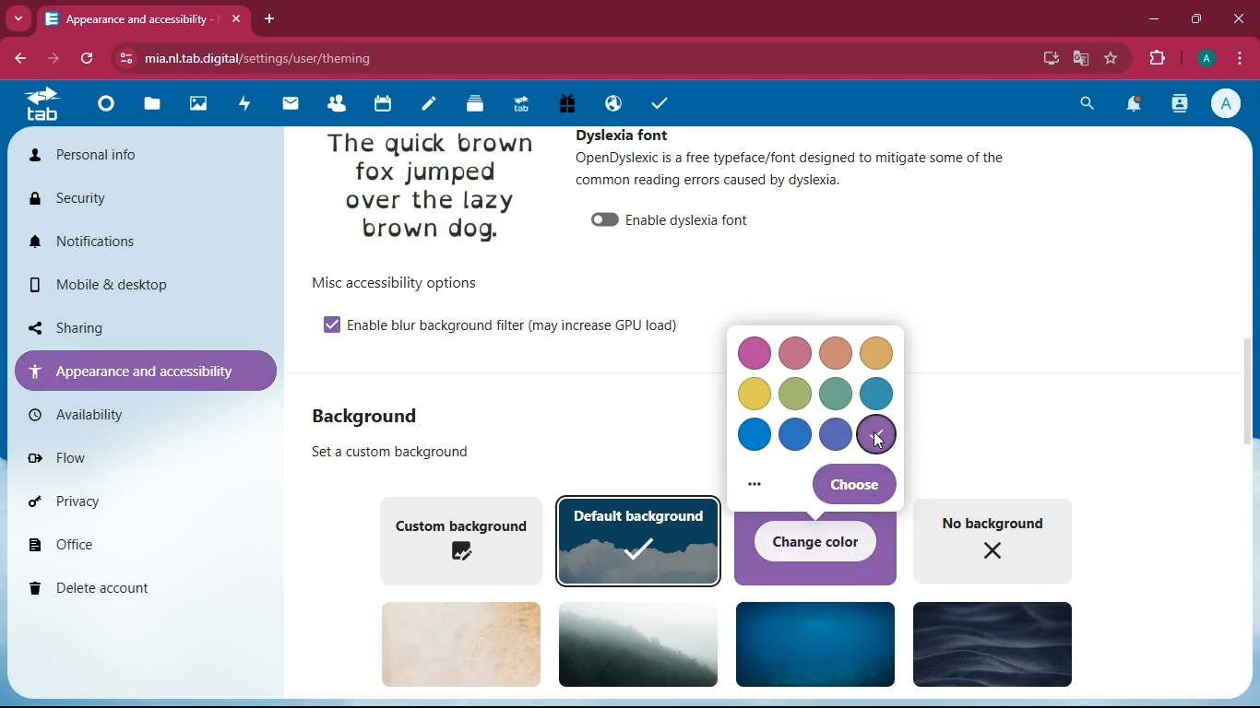 The image size is (1260, 708). I want to click on scroll bar, so click(1246, 404).